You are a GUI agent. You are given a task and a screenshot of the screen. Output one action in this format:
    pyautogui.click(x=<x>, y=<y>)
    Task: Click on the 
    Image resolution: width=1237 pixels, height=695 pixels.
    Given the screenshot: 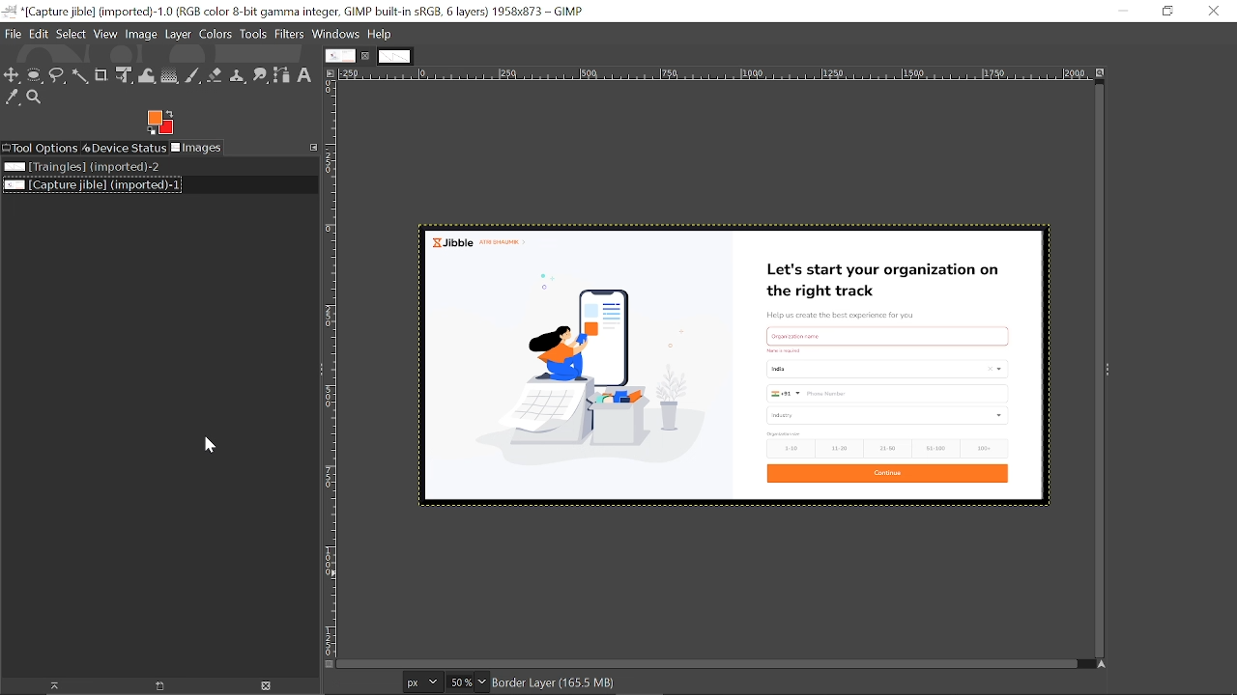 What is the action you would take?
    pyautogui.click(x=886, y=333)
    